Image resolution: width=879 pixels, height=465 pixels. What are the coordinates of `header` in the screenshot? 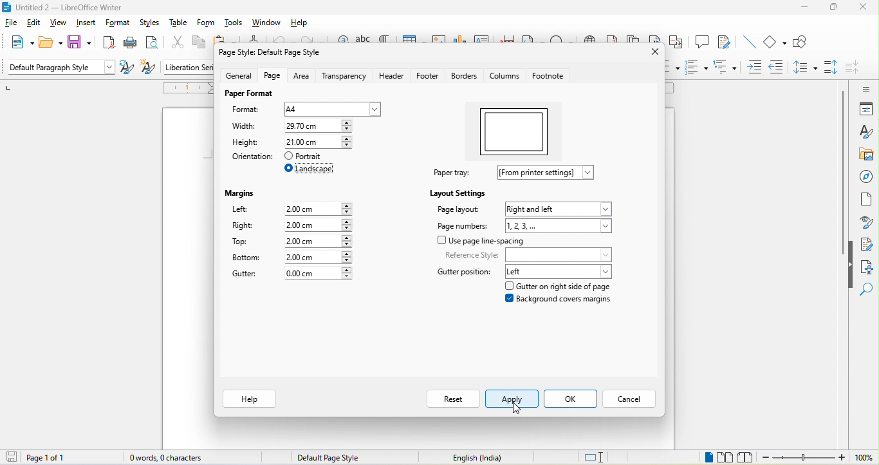 It's located at (390, 77).